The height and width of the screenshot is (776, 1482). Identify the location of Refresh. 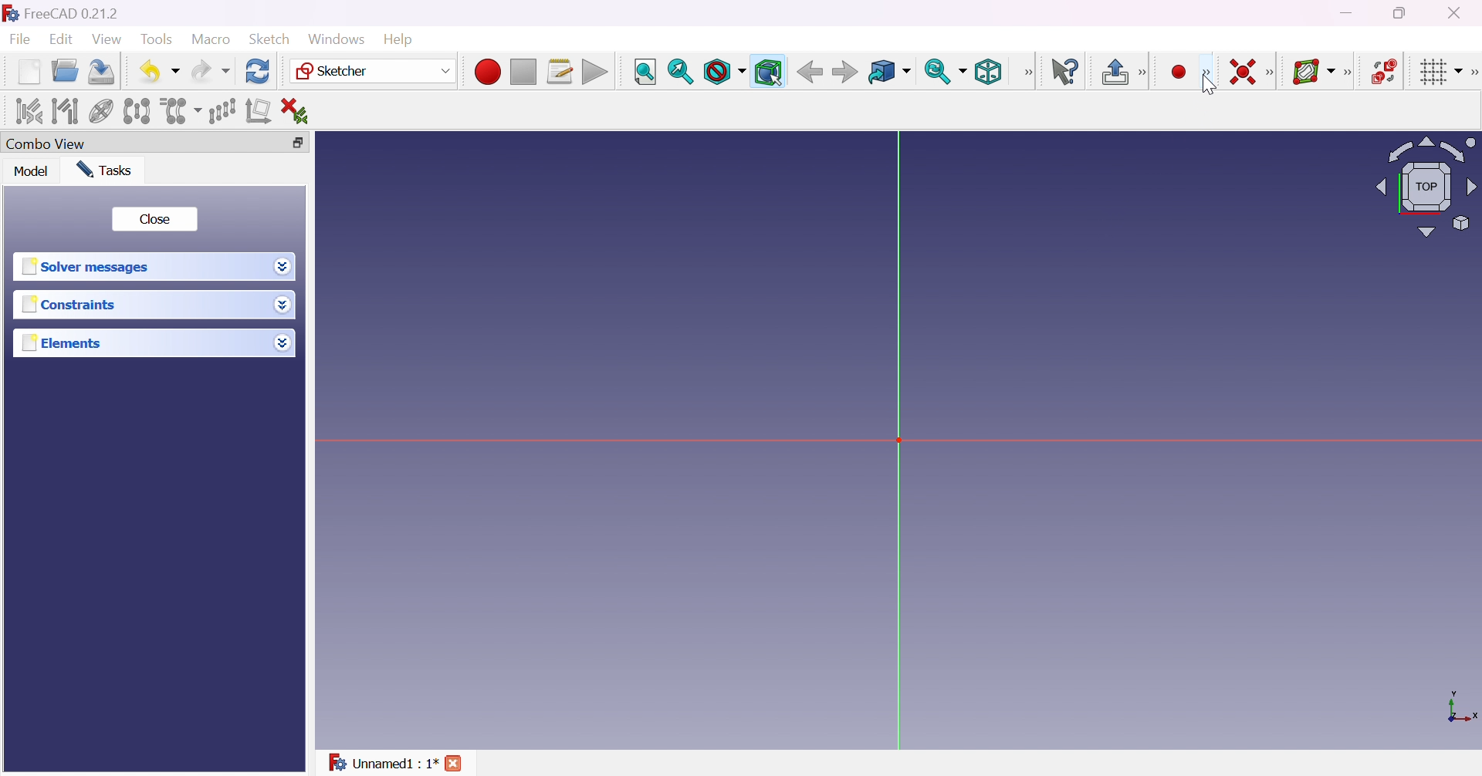
(258, 70).